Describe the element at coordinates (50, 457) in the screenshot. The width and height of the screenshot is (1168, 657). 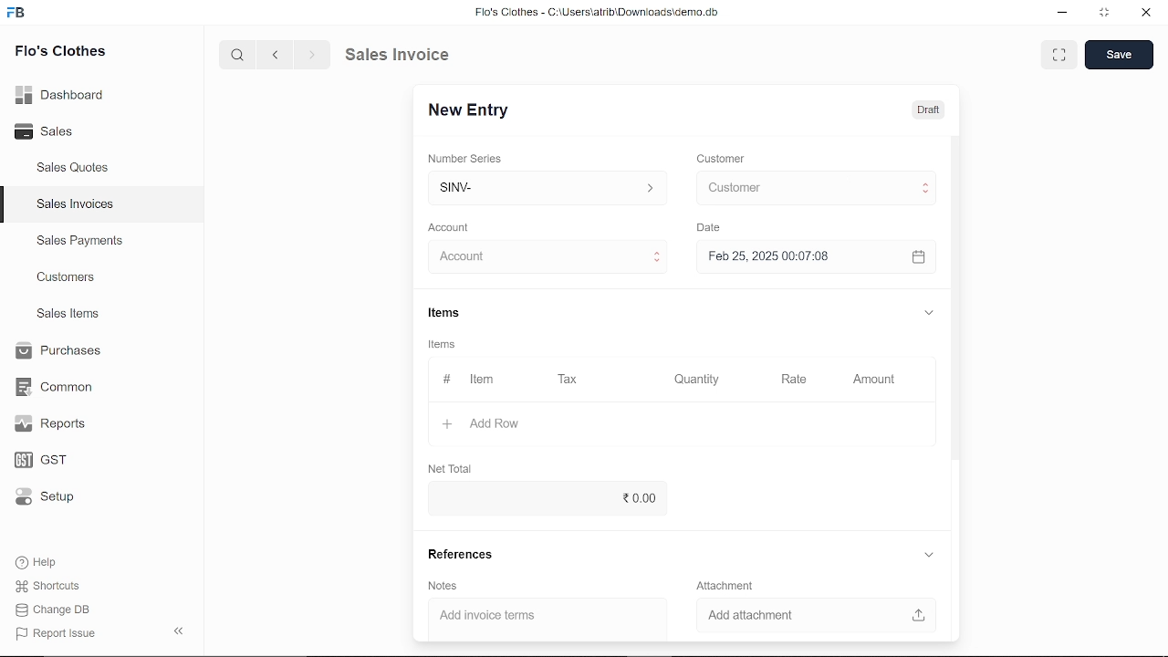
I see `GST` at that location.